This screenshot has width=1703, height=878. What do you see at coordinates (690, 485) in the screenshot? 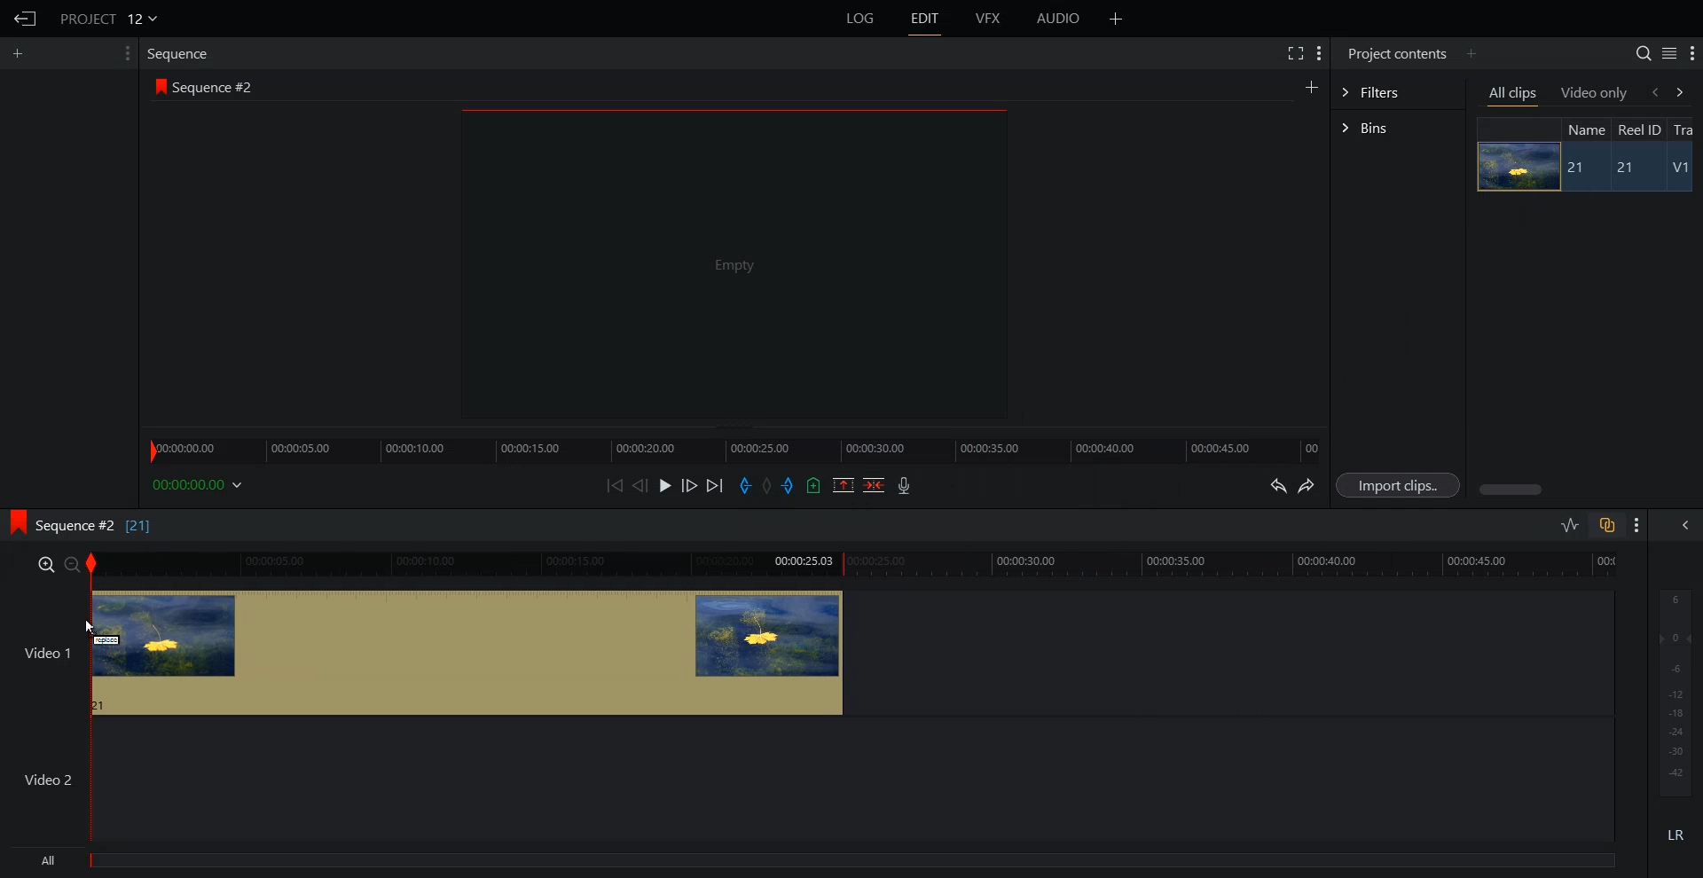
I see `Nurse one frame forward` at bounding box center [690, 485].